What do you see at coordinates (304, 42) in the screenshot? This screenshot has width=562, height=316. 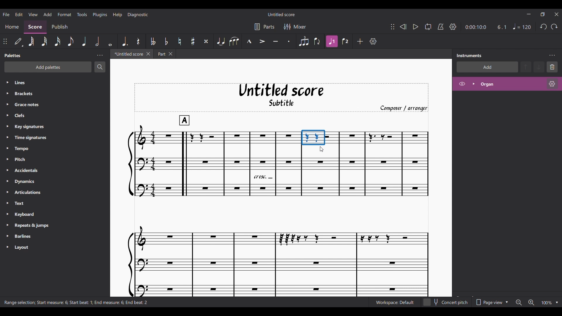 I see `Tuplet` at bounding box center [304, 42].